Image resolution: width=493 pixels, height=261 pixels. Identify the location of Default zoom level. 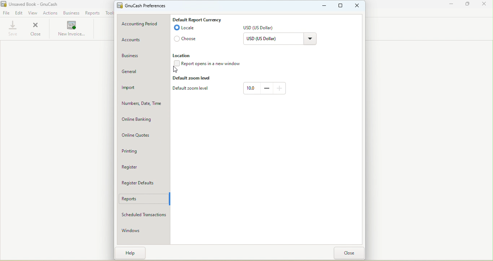
(193, 78).